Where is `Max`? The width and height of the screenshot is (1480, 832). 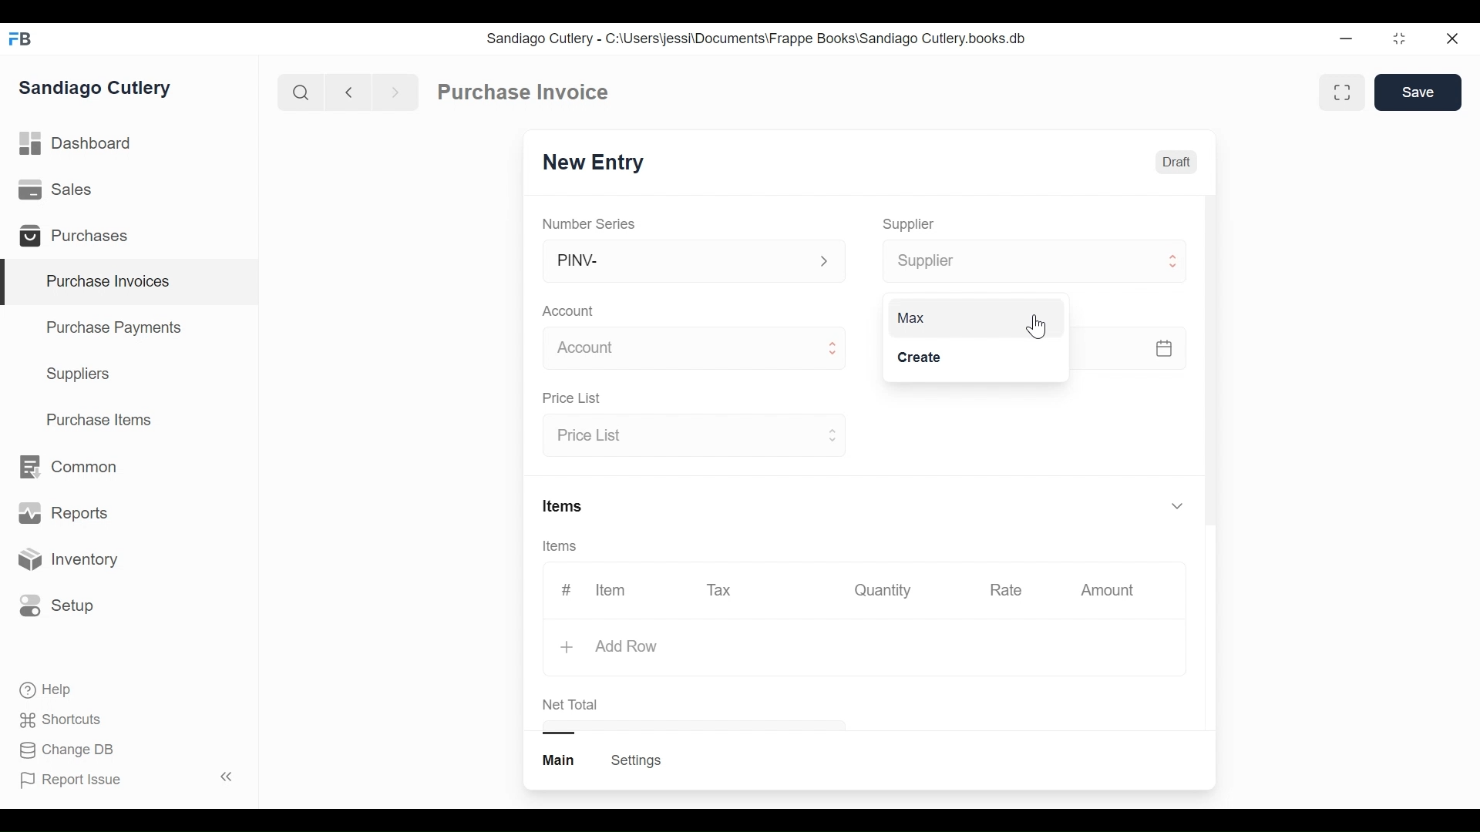 Max is located at coordinates (956, 319).